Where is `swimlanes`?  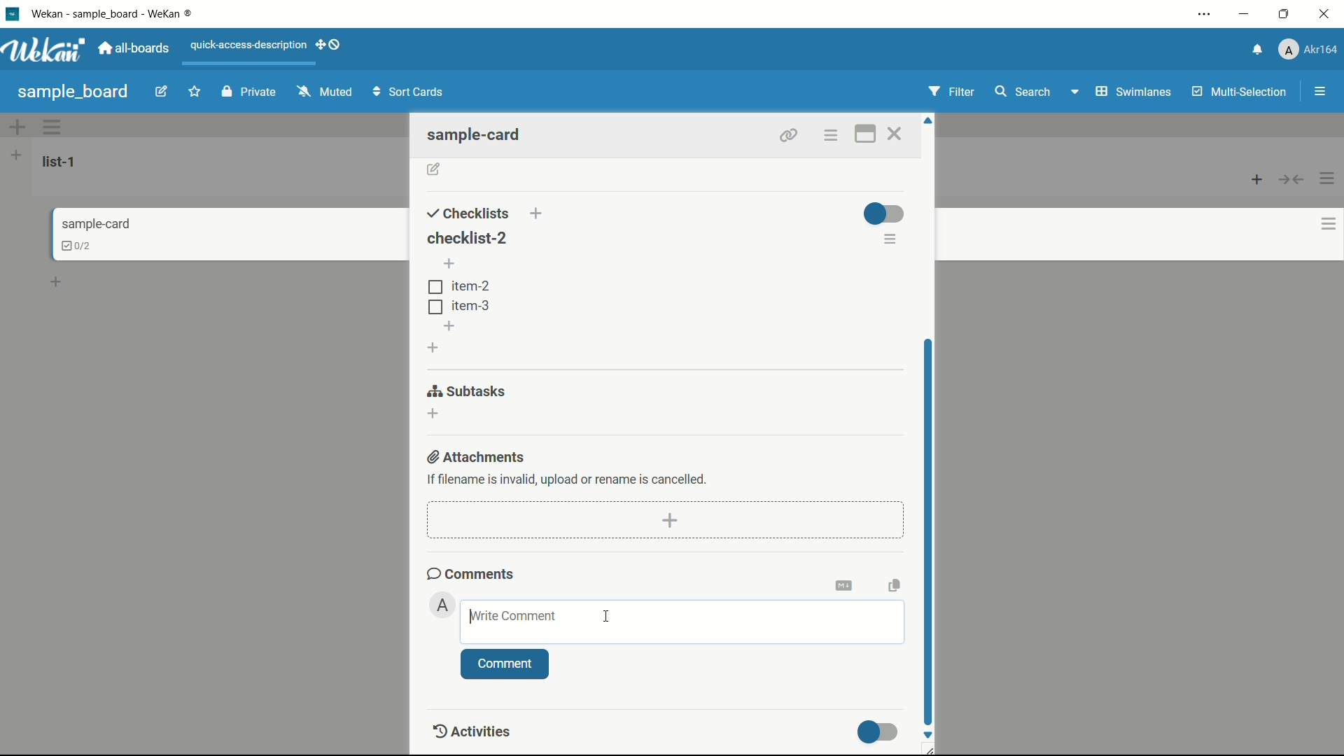 swimlanes is located at coordinates (1133, 91).